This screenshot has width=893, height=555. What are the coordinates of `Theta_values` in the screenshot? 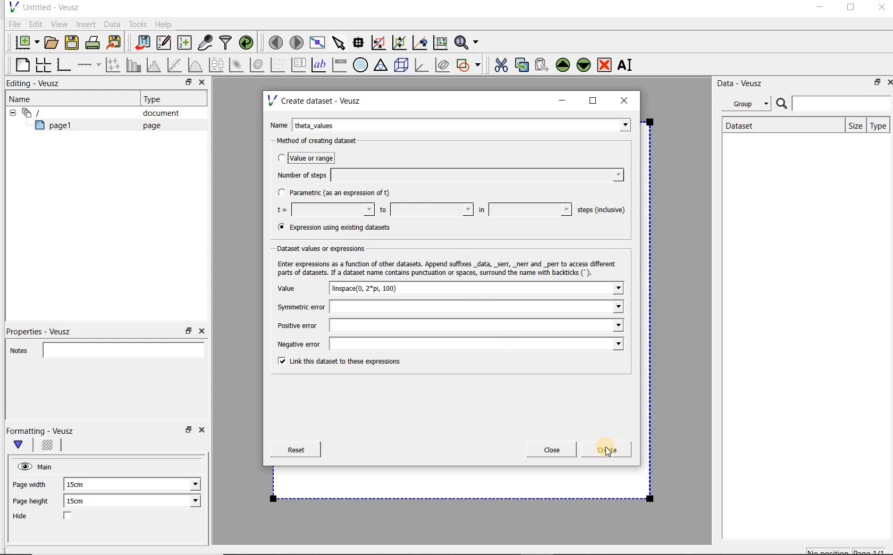 It's located at (464, 127).